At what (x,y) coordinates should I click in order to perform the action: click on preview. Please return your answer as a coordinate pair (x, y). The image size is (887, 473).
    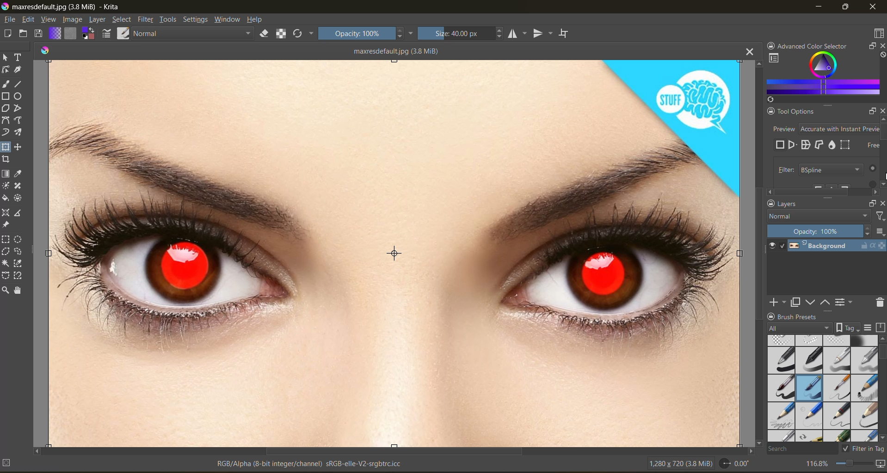
    Looking at the image, I should click on (772, 246).